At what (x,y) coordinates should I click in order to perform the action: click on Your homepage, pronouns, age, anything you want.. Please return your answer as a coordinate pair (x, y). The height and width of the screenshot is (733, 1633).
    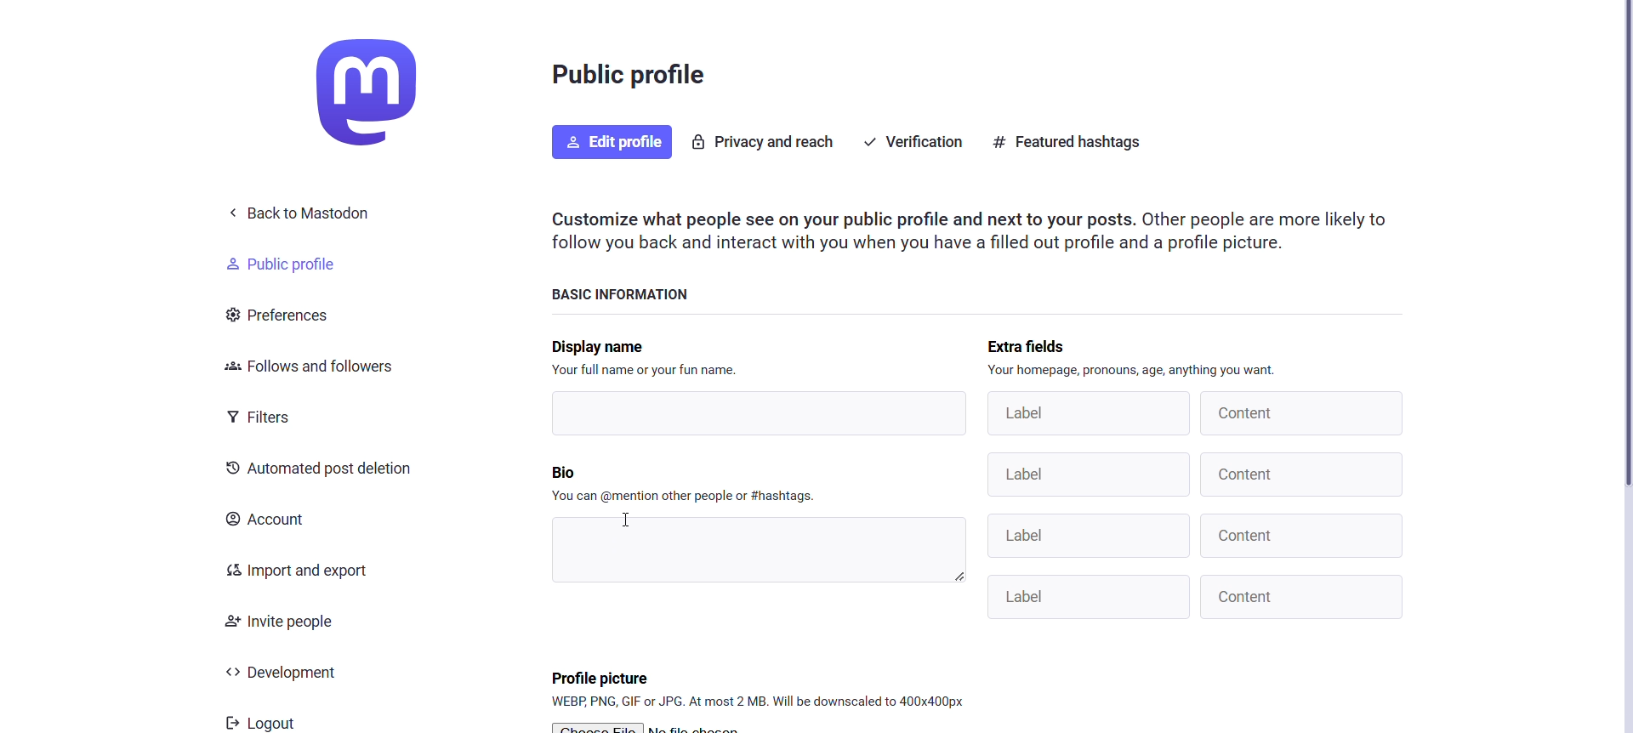
    Looking at the image, I should click on (1135, 369).